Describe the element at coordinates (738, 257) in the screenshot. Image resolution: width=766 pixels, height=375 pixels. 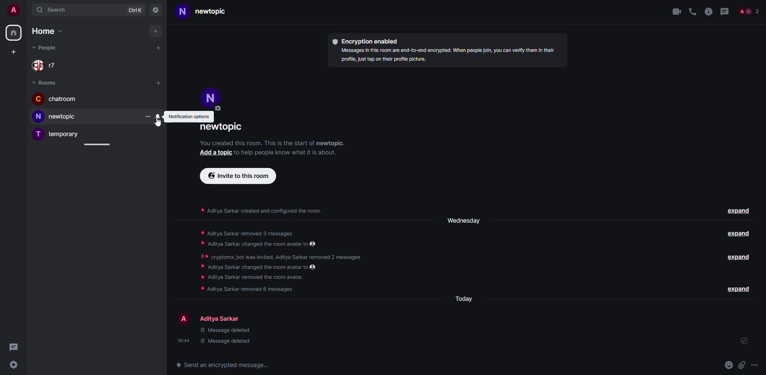
I see `expand` at that location.